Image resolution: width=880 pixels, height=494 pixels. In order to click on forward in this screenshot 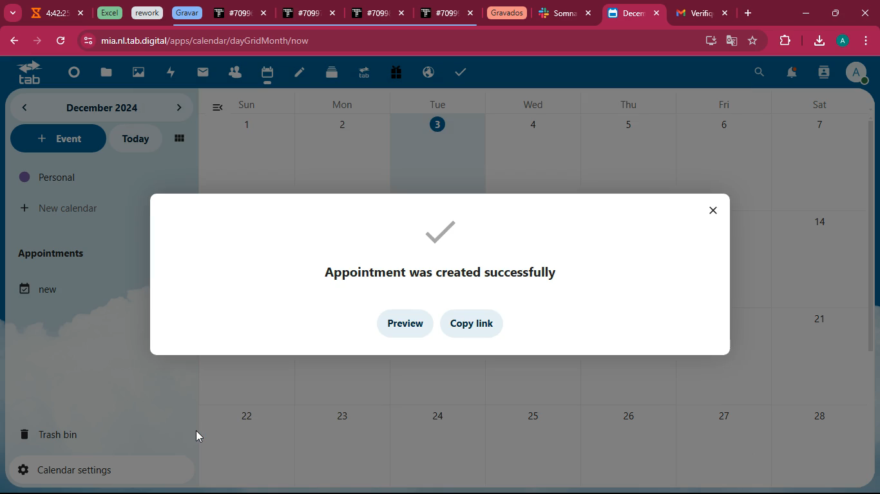, I will do `click(35, 41)`.